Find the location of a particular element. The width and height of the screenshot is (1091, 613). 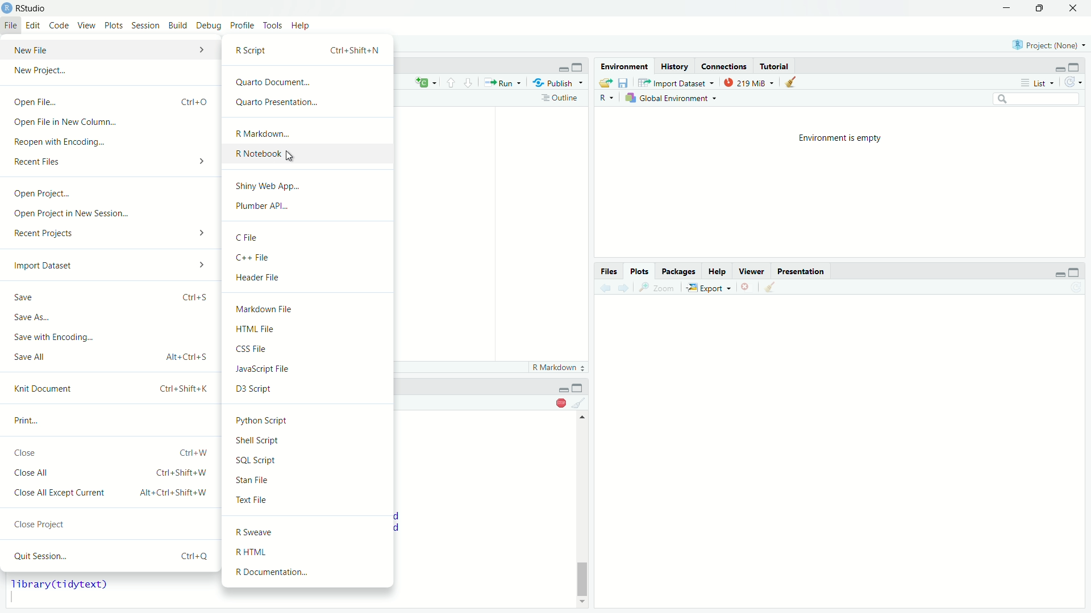

remove the current plot is located at coordinates (748, 288).